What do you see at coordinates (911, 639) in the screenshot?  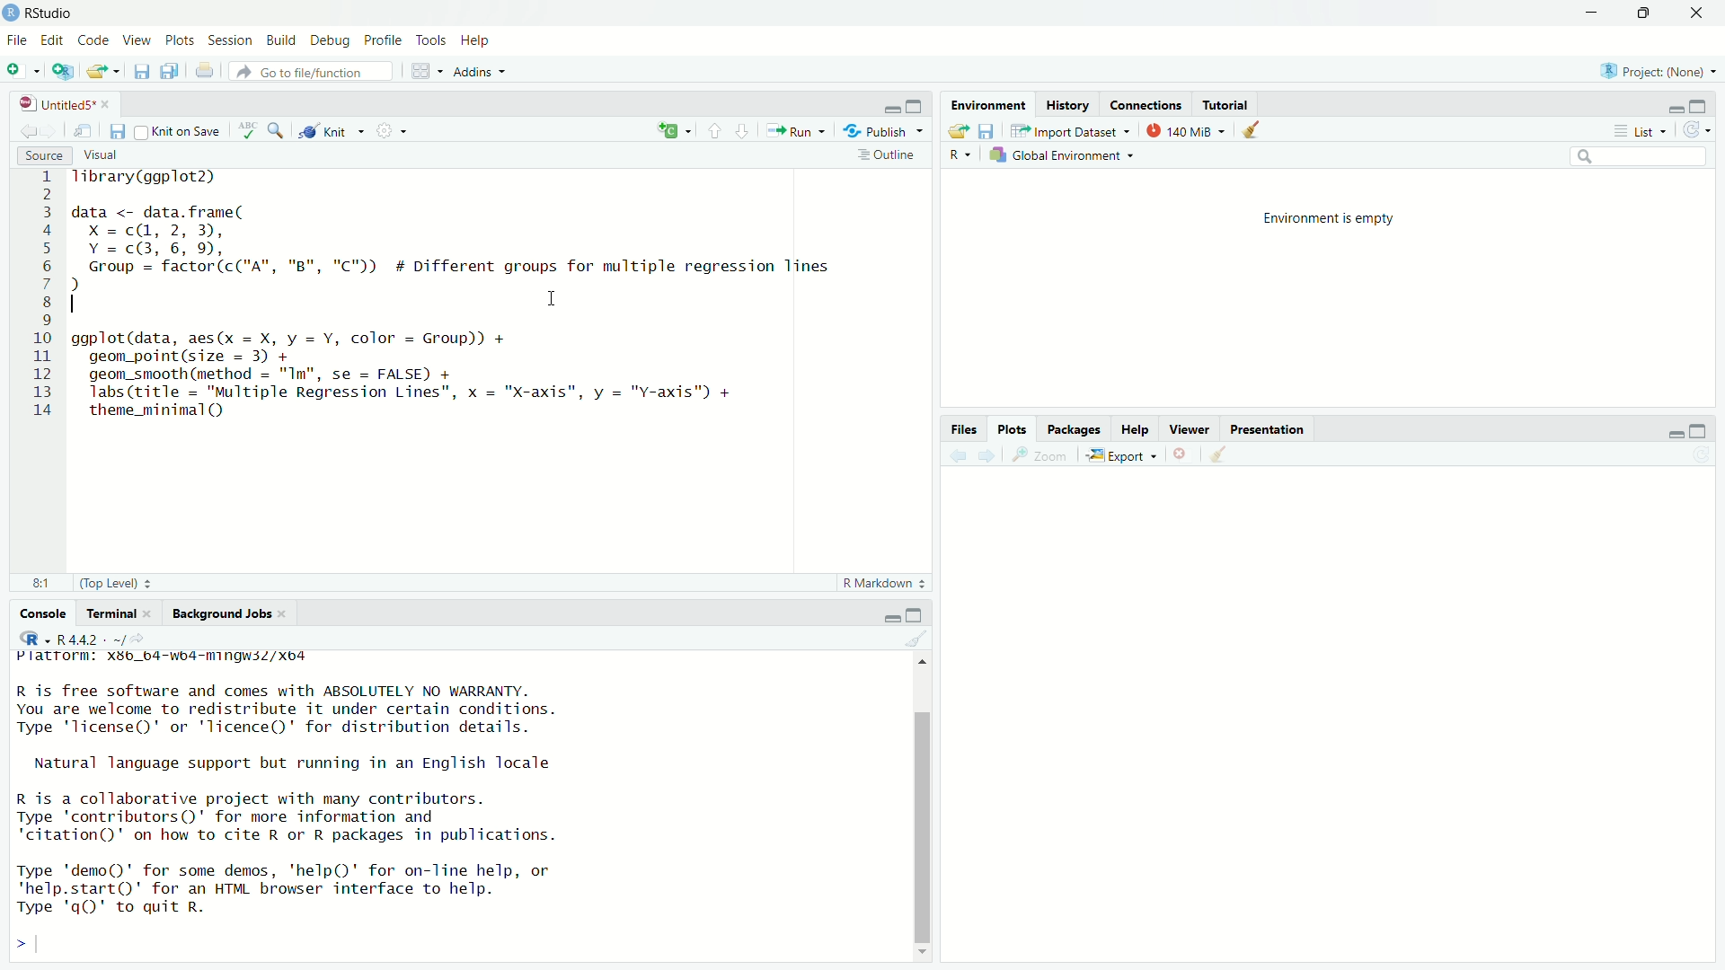 I see `clear` at bounding box center [911, 639].